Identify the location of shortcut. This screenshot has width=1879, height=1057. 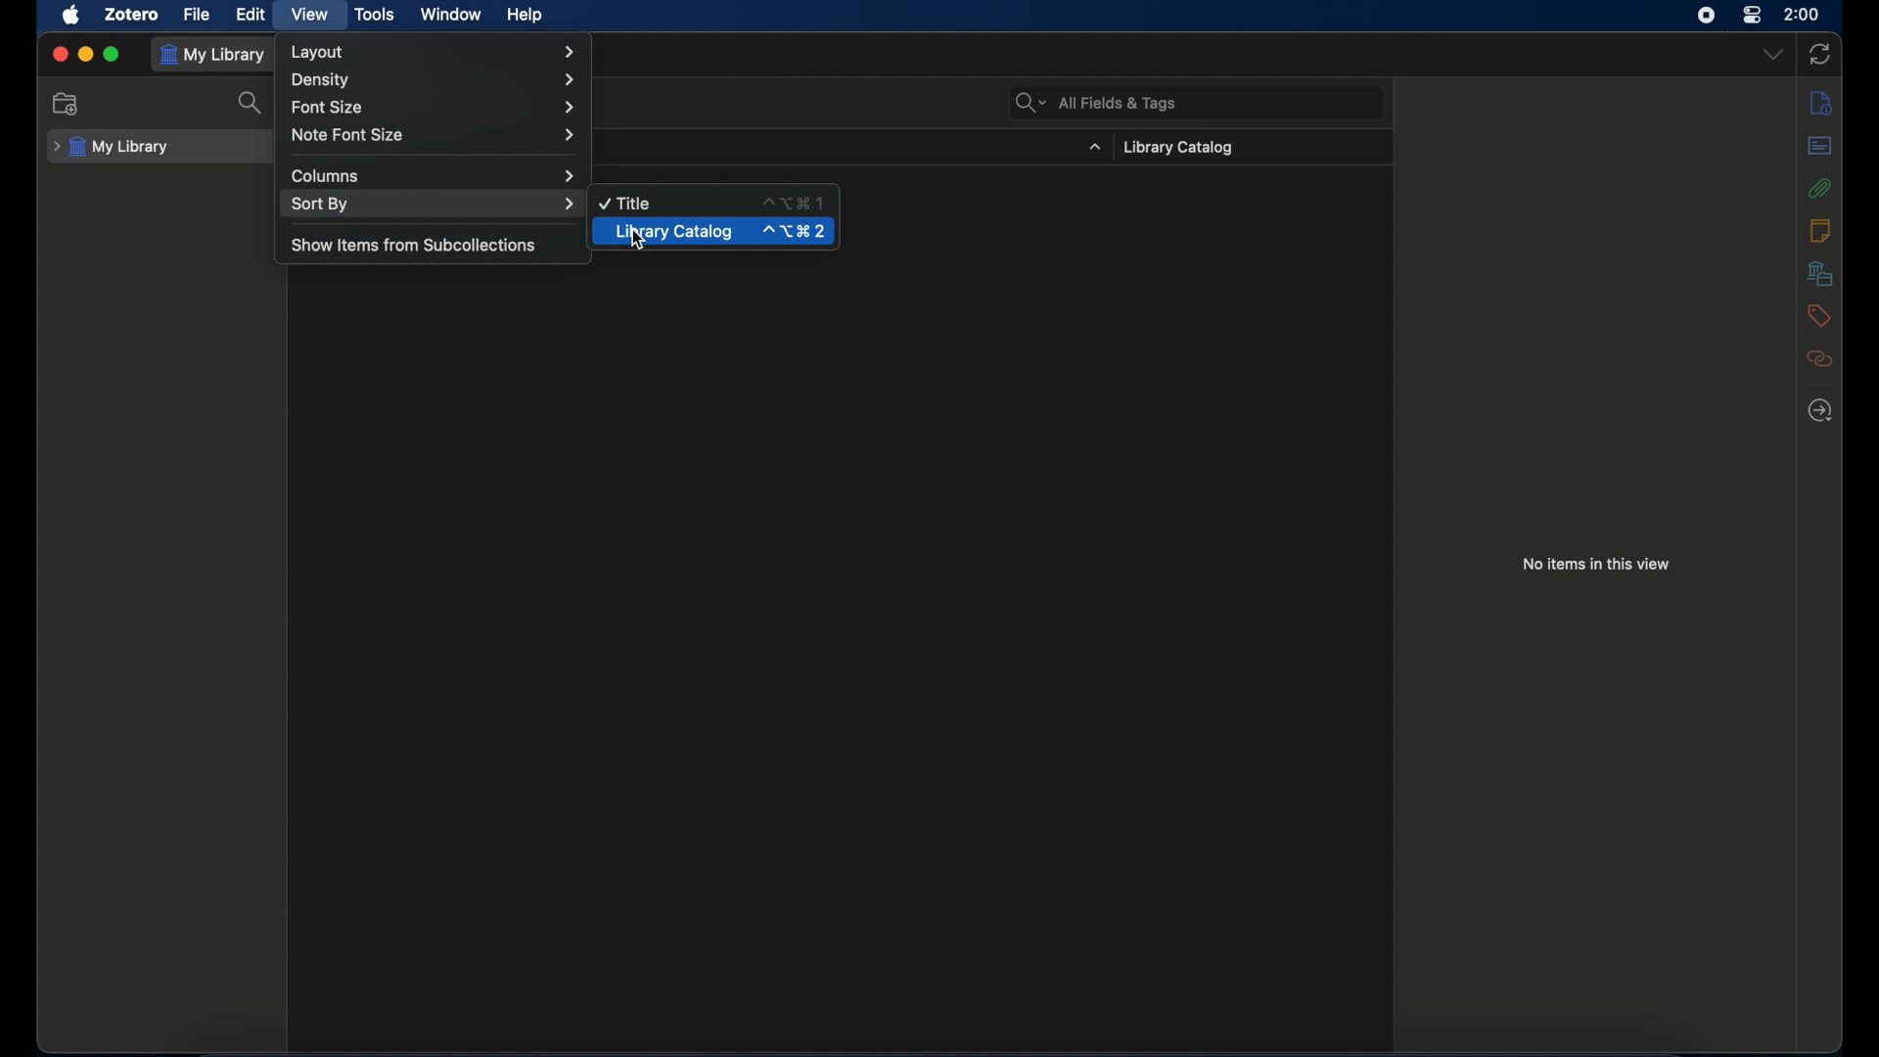
(795, 231).